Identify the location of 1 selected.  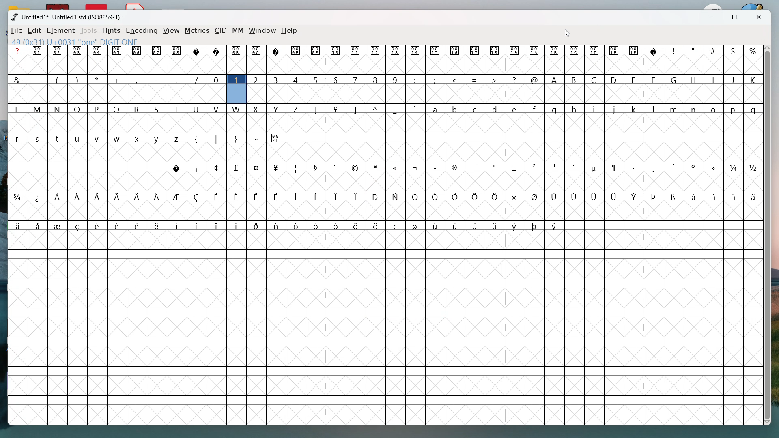
(236, 90).